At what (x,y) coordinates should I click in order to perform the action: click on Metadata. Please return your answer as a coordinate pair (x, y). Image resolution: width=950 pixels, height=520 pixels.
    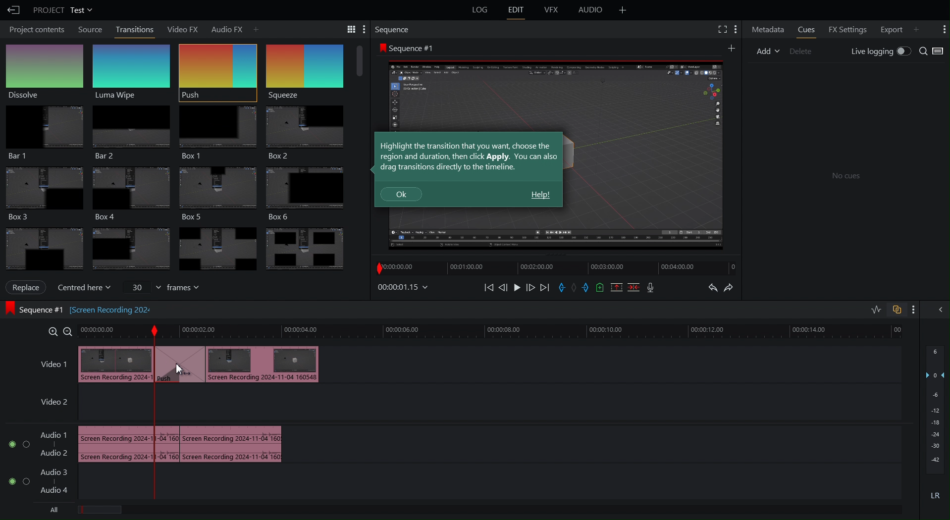
    Looking at the image, I should click on (767, 29).